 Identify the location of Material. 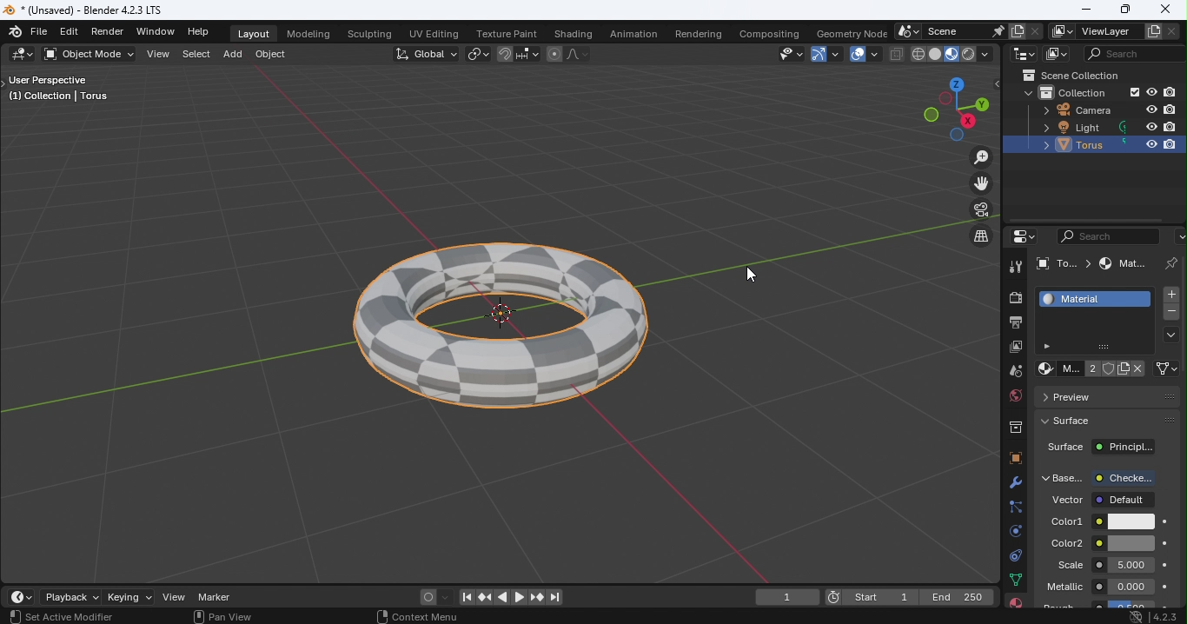
(1018, 600).